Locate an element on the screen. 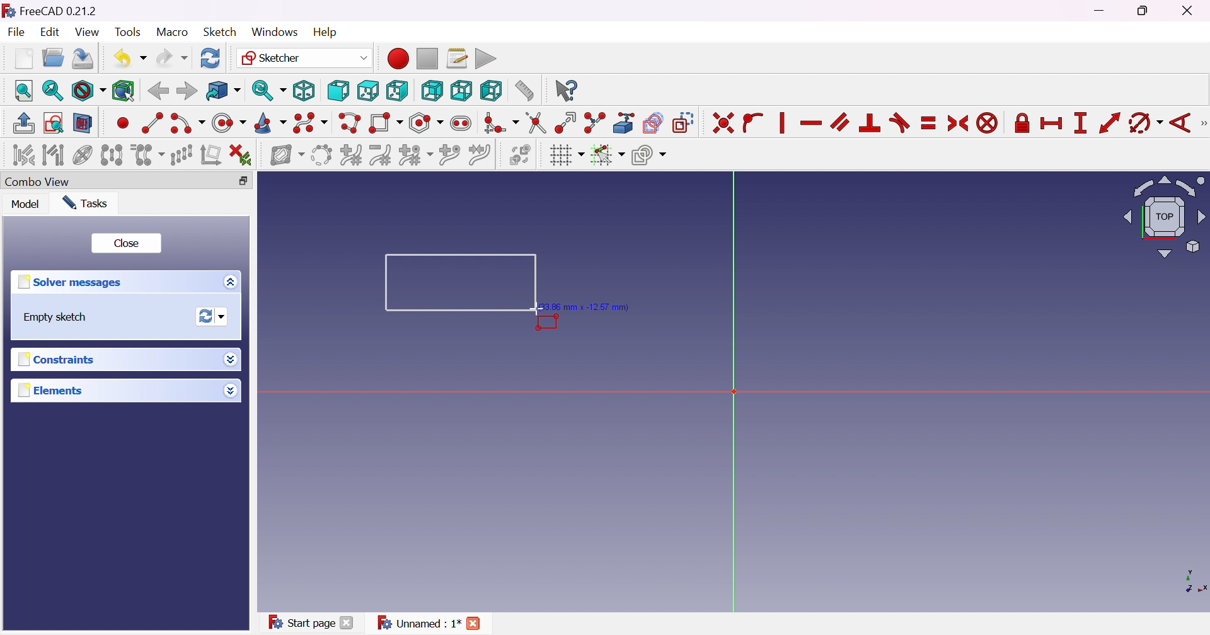 The height and width of the screenshot is (635, 1210). Combo is located at coordinates (41, 183).